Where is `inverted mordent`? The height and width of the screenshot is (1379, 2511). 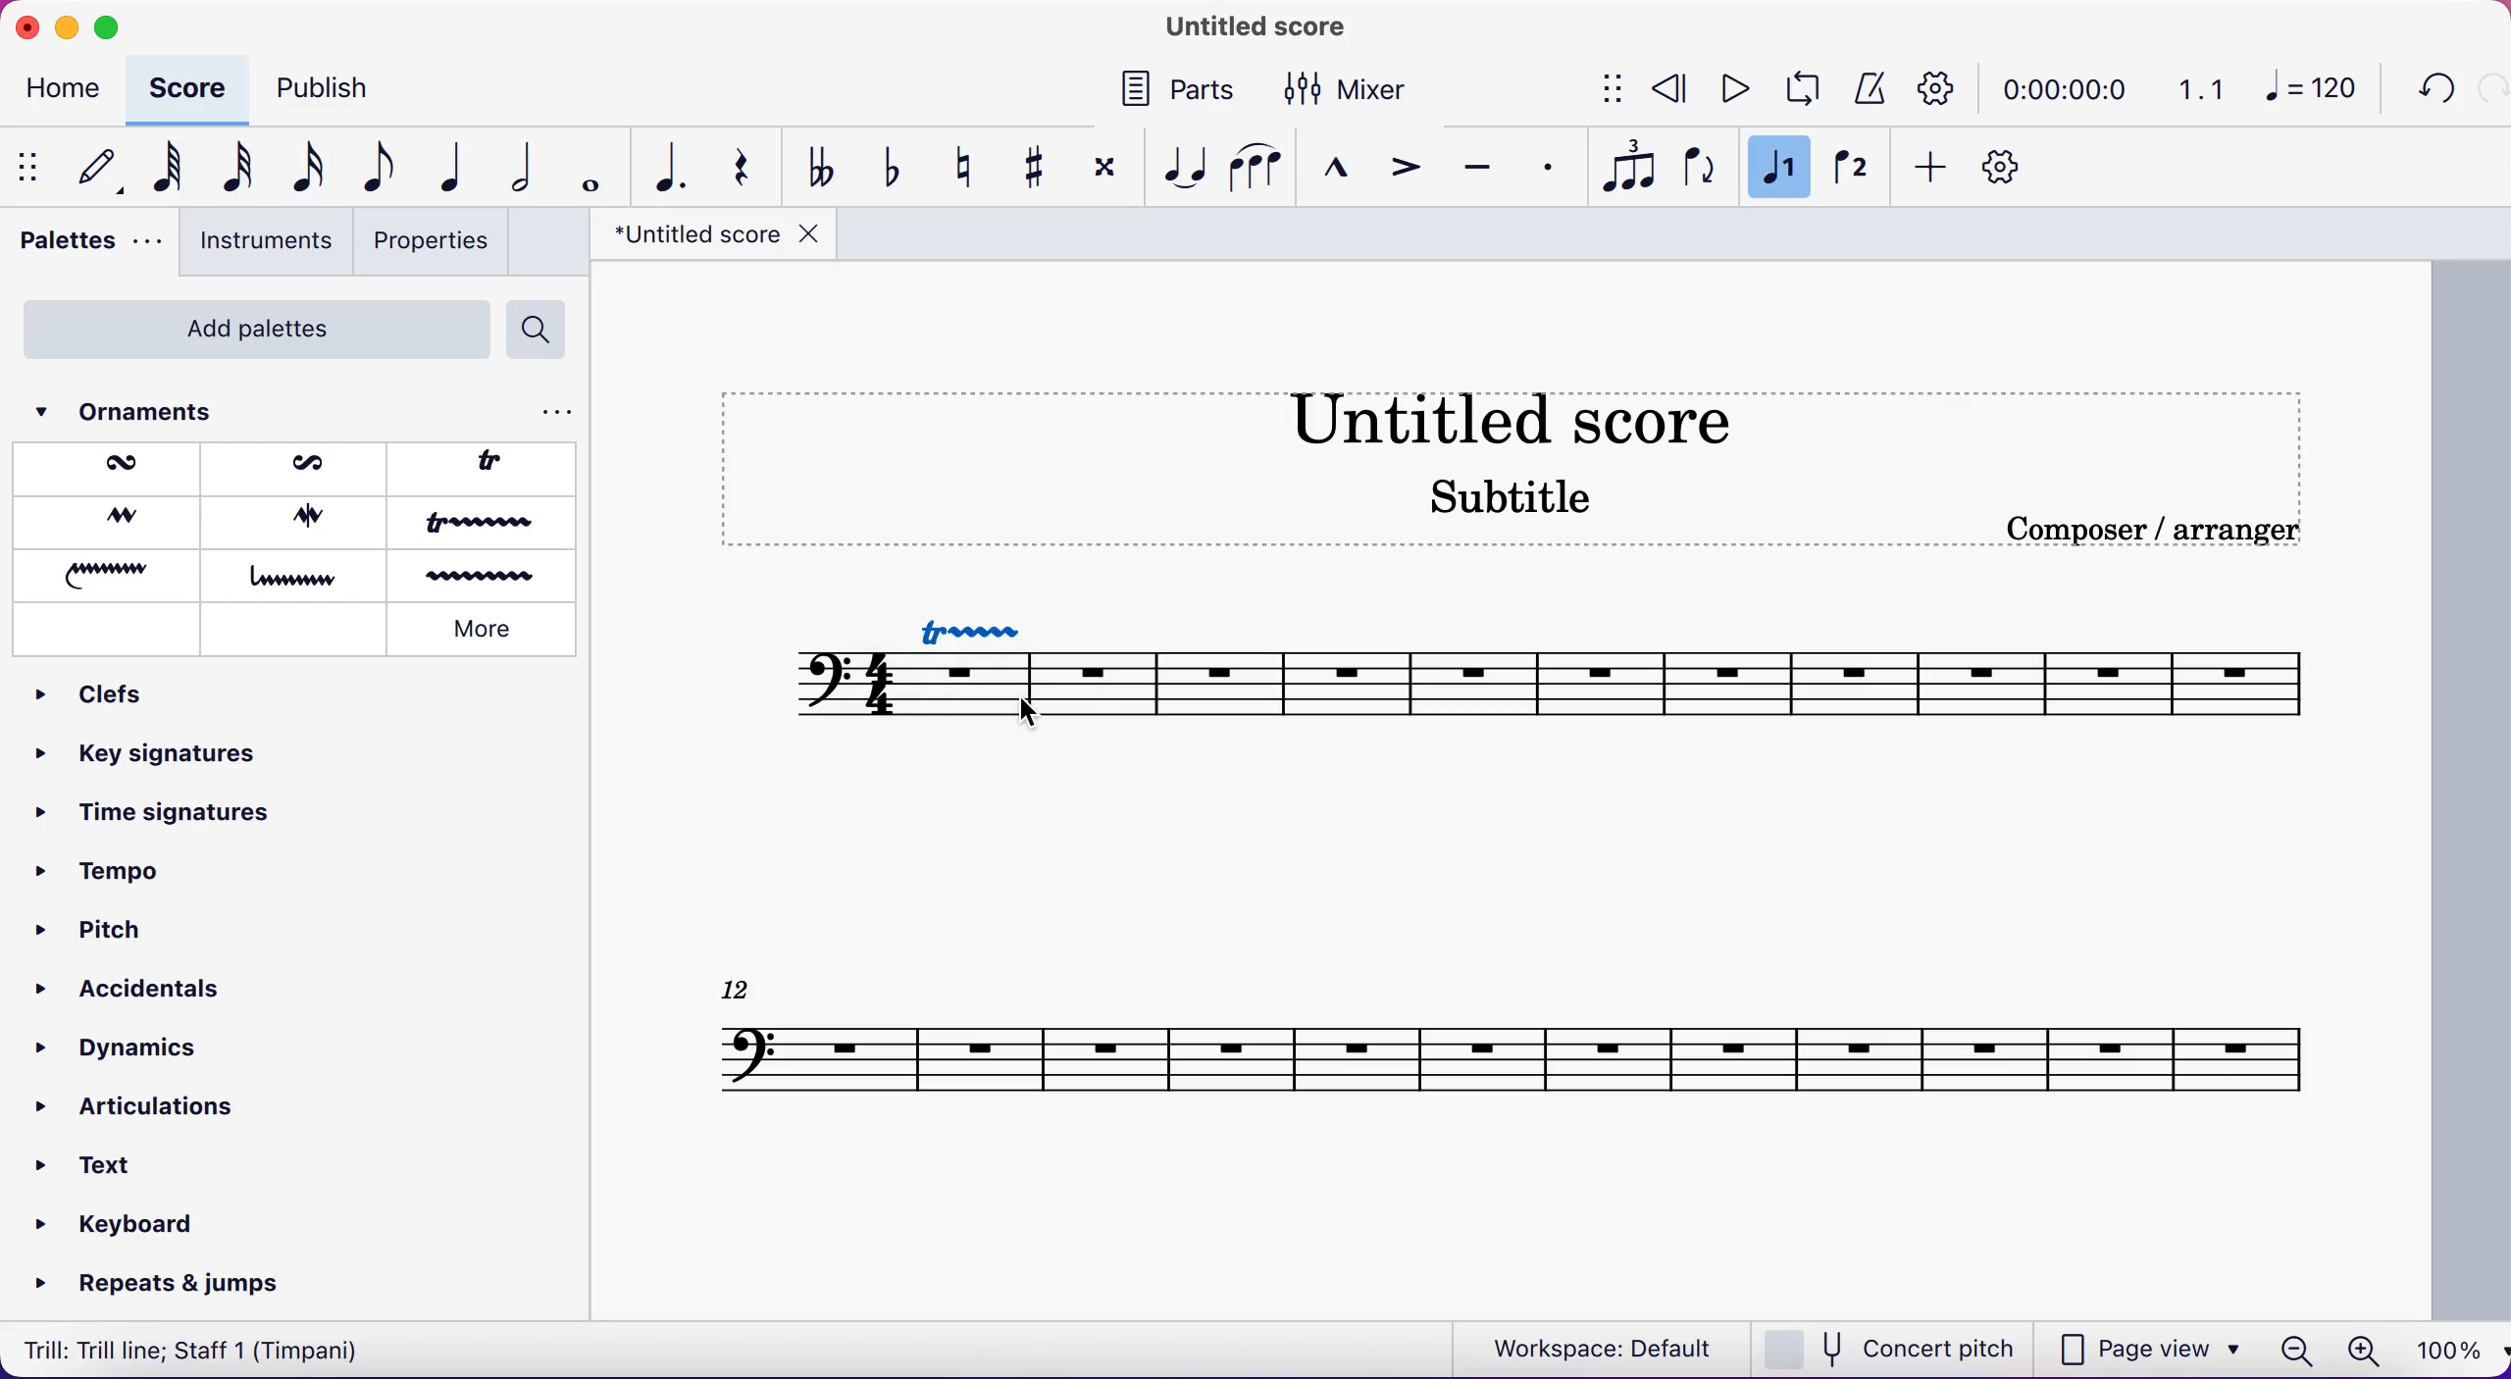 inverted mordent is located at coordinates (298, 467).